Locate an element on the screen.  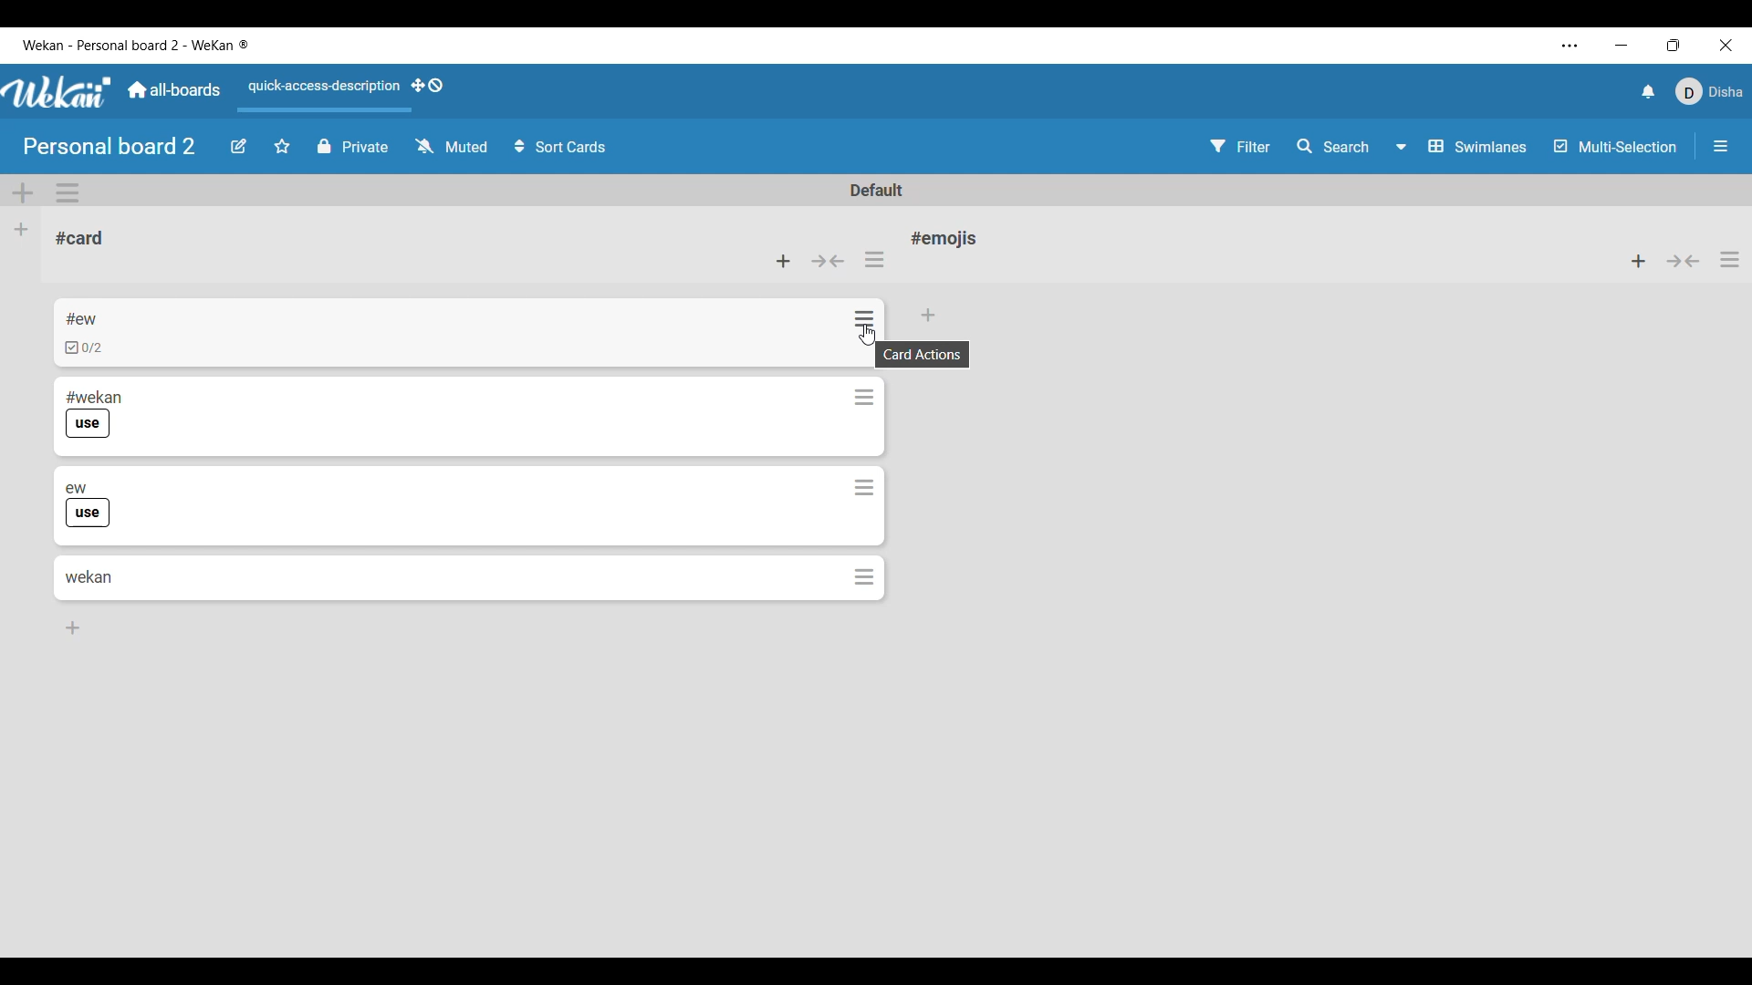
Go to main dashboard is located at coordinates (172, 90).